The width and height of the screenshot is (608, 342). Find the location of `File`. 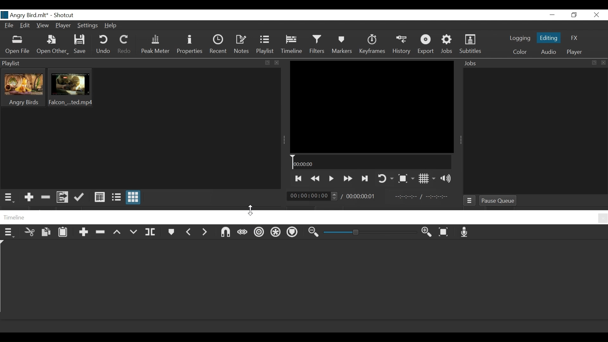

File is located at coordinates (9, 26).